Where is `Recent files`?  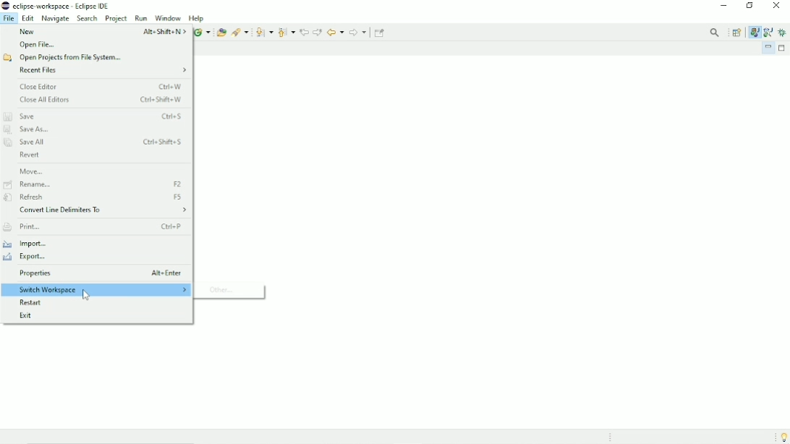 Recent files is located at coordinates (103, 71).